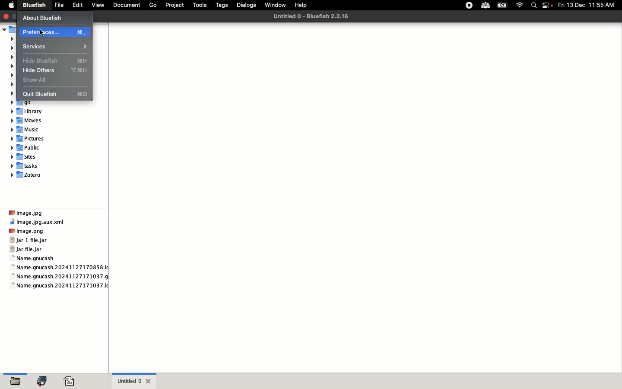  What do you see at coordinates (54, 70) in the screenshot?
I see `hide others` at bounding box center [54, 70].